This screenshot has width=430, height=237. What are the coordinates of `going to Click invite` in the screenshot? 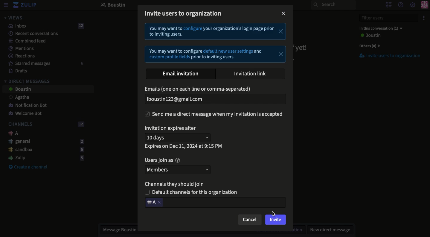 It's located at (275, 219).